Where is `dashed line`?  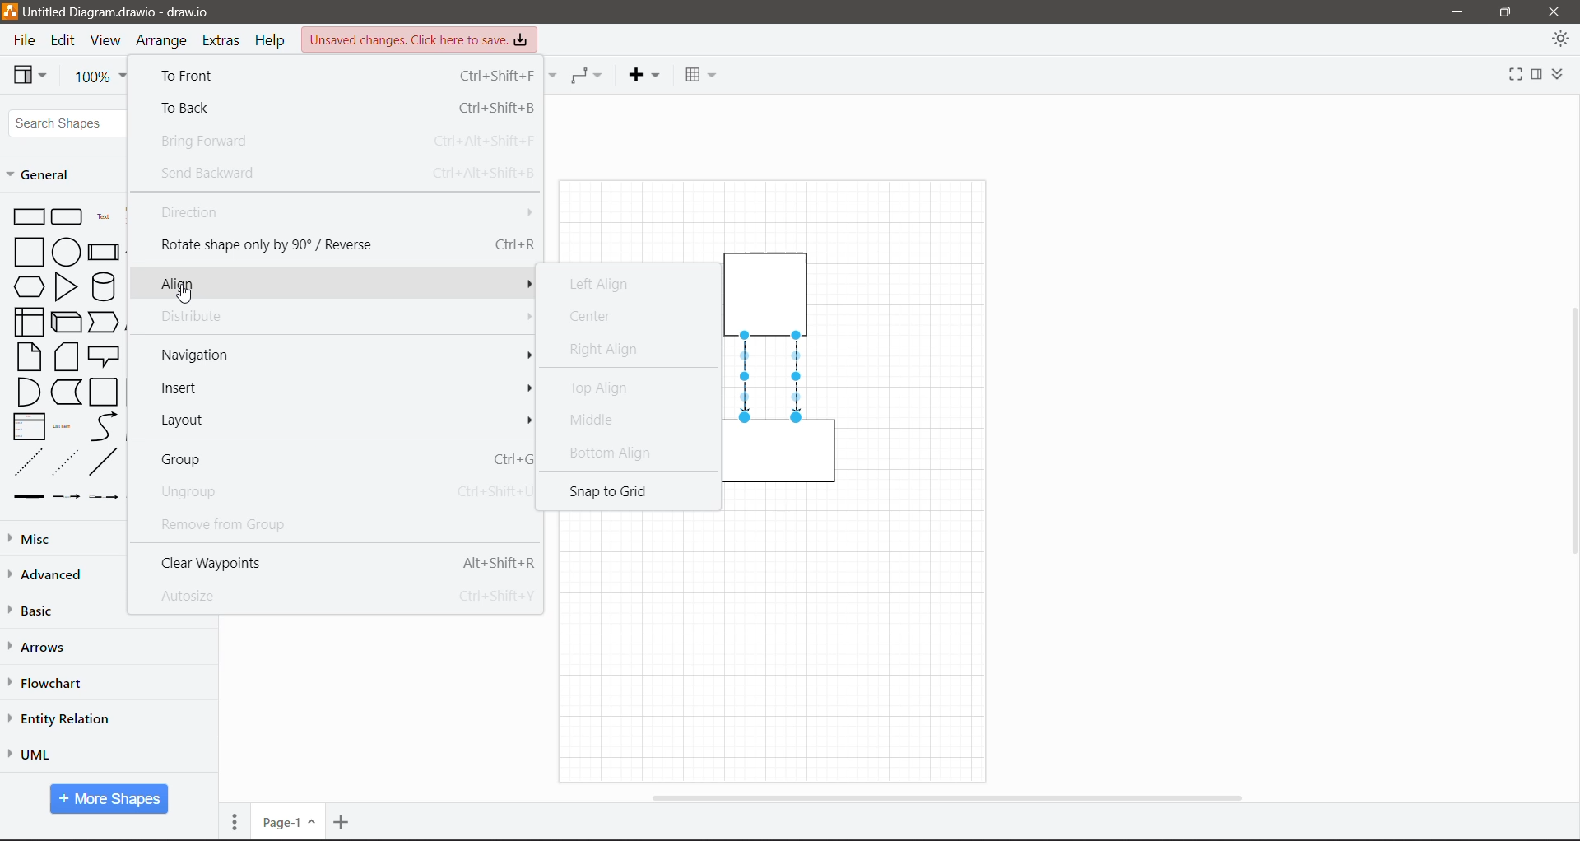 dashed line is located at coordinates (29, 462).